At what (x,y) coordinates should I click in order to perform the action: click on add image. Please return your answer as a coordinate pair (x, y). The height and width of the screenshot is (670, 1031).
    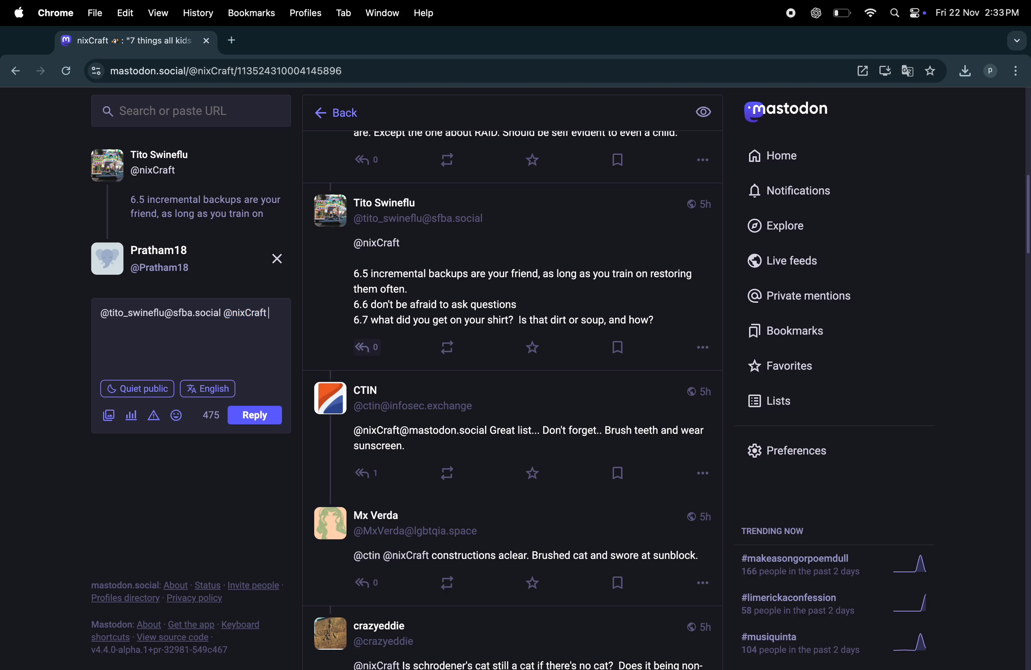
    Looking at the image, I should click on (107, 416).